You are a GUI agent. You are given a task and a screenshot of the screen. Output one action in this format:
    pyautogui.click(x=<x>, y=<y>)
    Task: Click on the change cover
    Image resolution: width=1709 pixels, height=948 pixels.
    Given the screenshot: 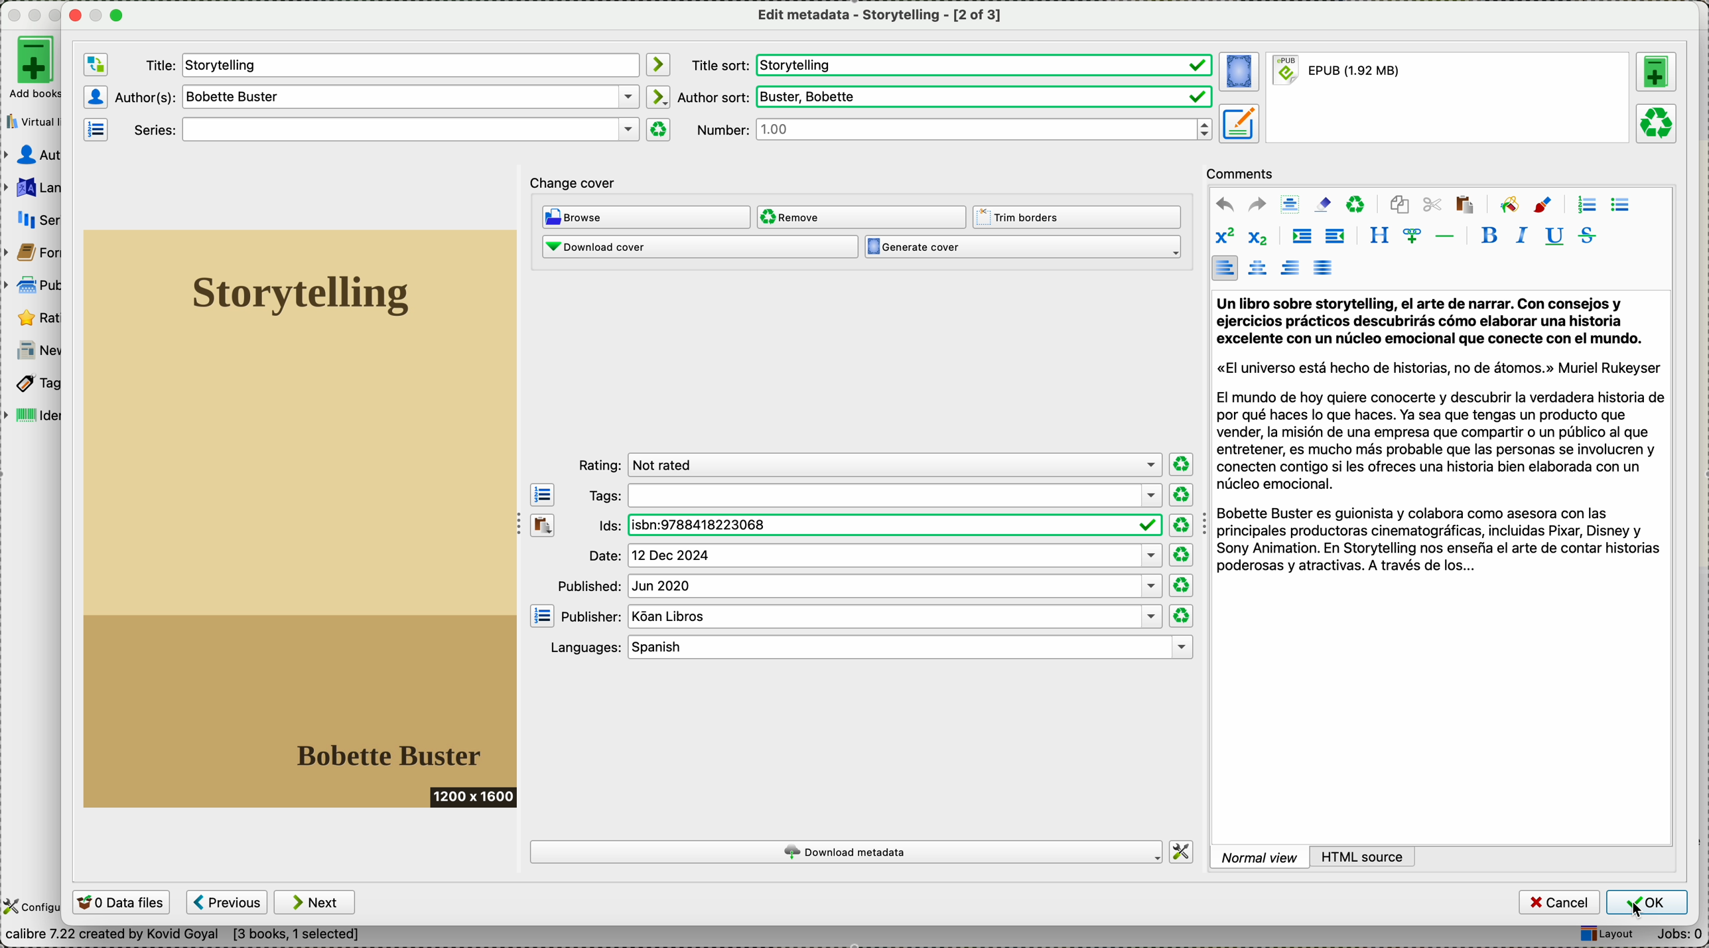 What is the action you would take?
    pyautogui.click(x=581, y=182)
    